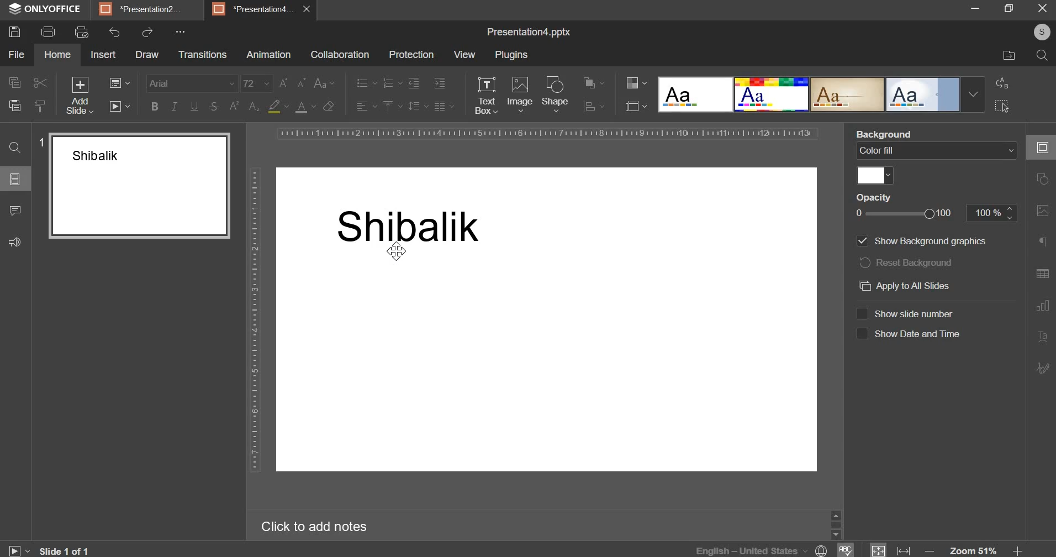 Image resolution: width=1056 pixels, height=557 pixels. What do you see at coordinates (323, 526) in the screenshot?
I see `Click to add notes` at bounding box center [323, 526].